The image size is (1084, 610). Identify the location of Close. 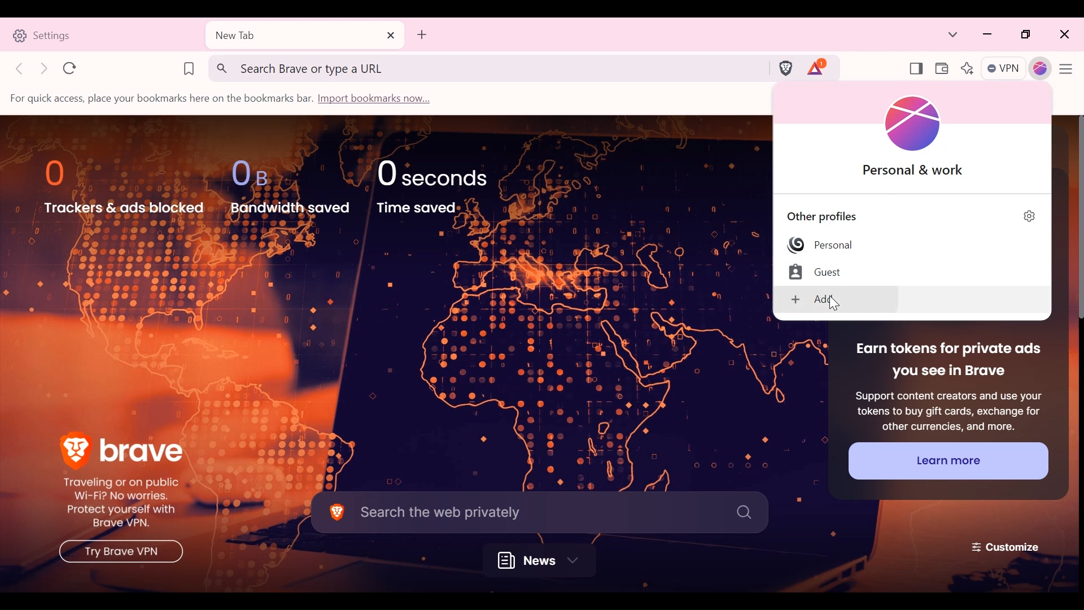
(1063, 35).